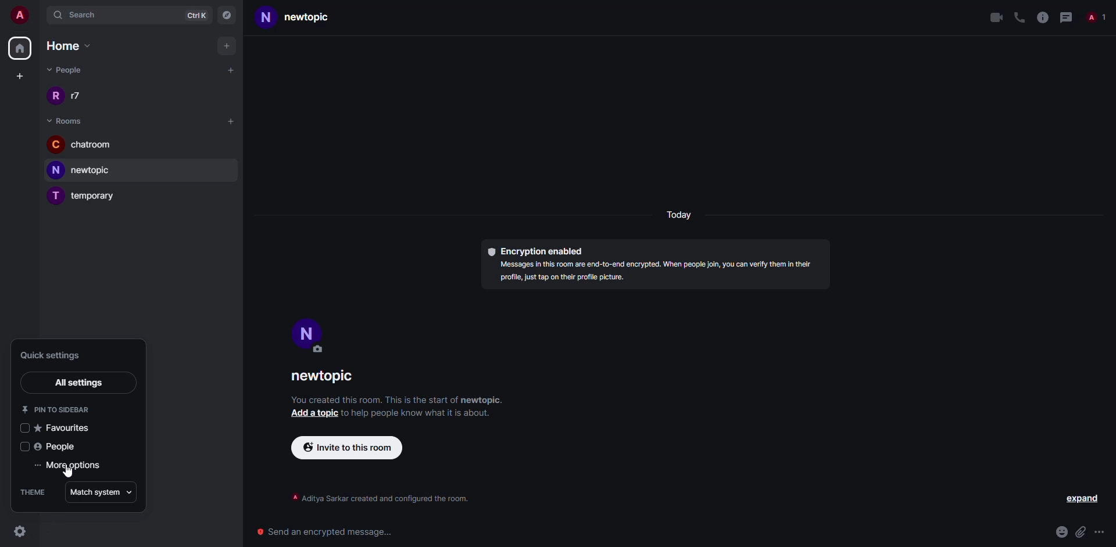  What do you see at coordinates (996, 18) in the screenshot?
I see `video call` at bounding box center [996, 18].